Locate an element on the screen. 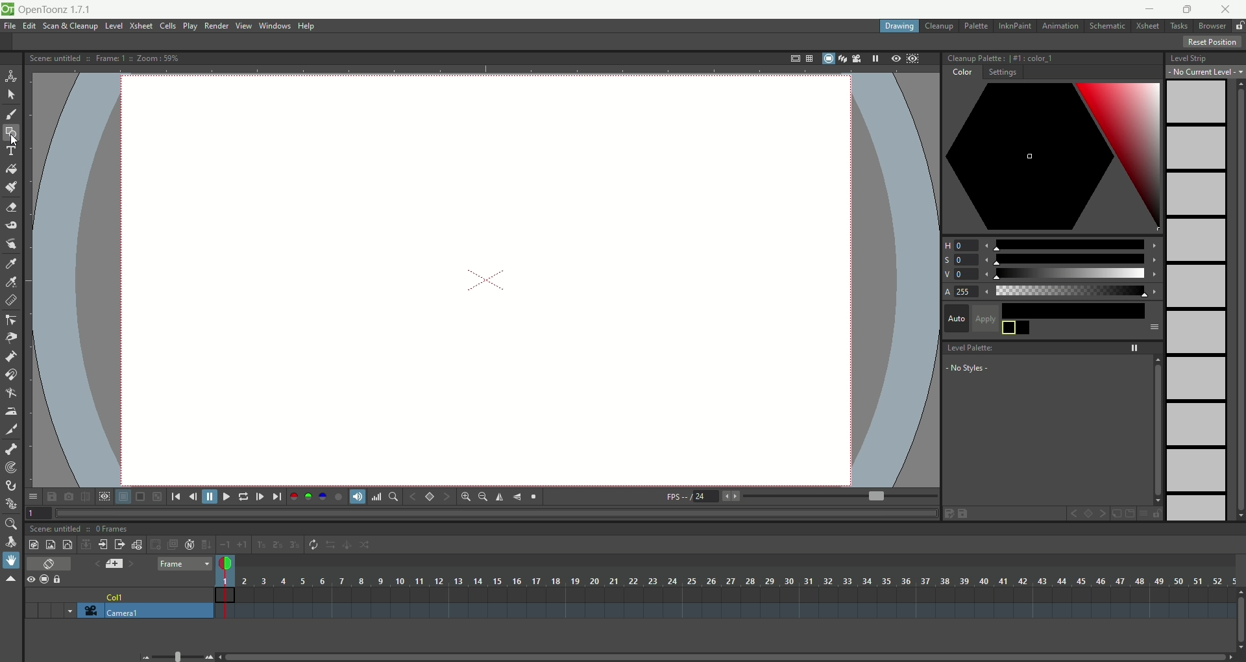  next key is located at coordinates (446, 497).